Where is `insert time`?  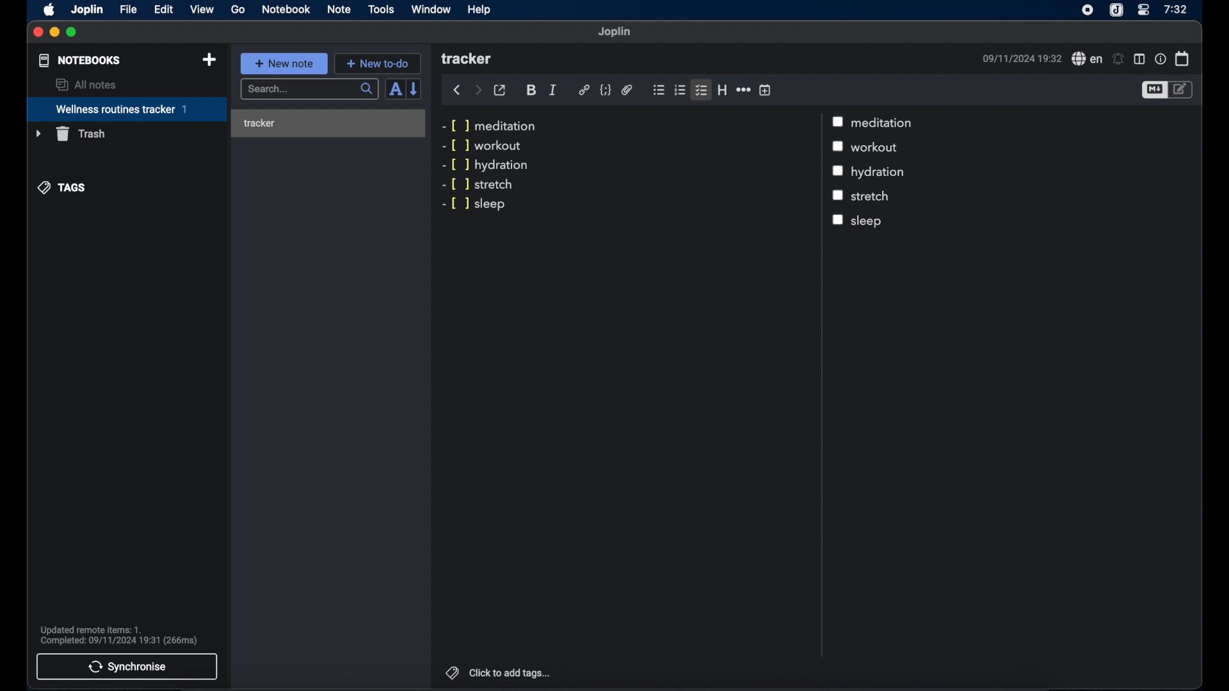 insert time is located at coordinates (765, 90).